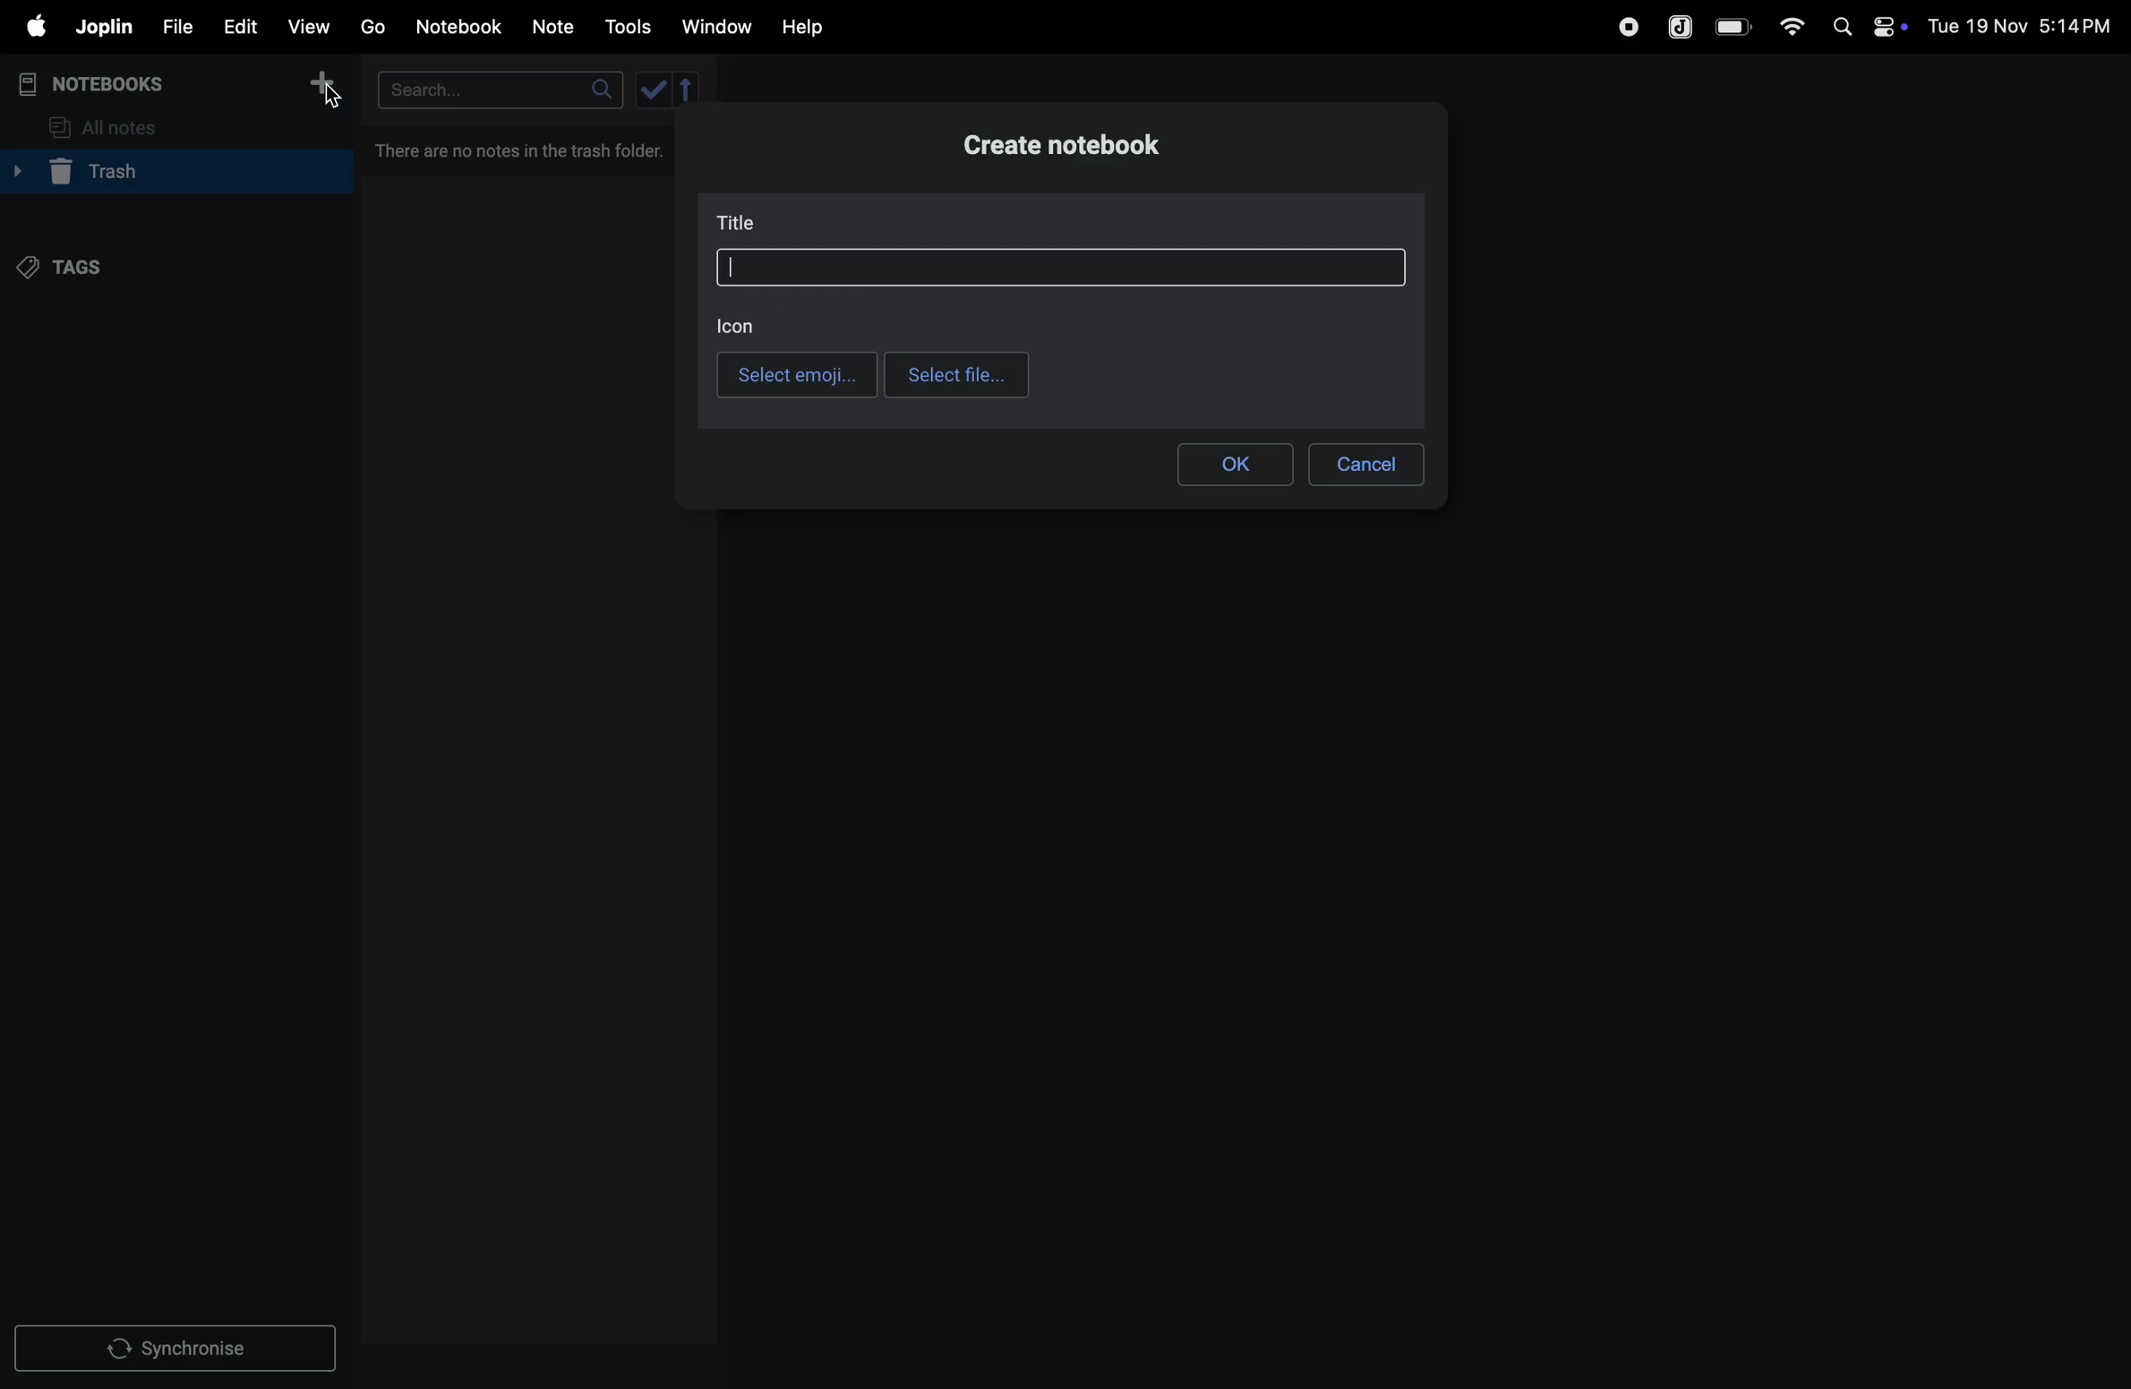 The image size is (2131, 1389). I want to click on date and time, so click(2025, 24).